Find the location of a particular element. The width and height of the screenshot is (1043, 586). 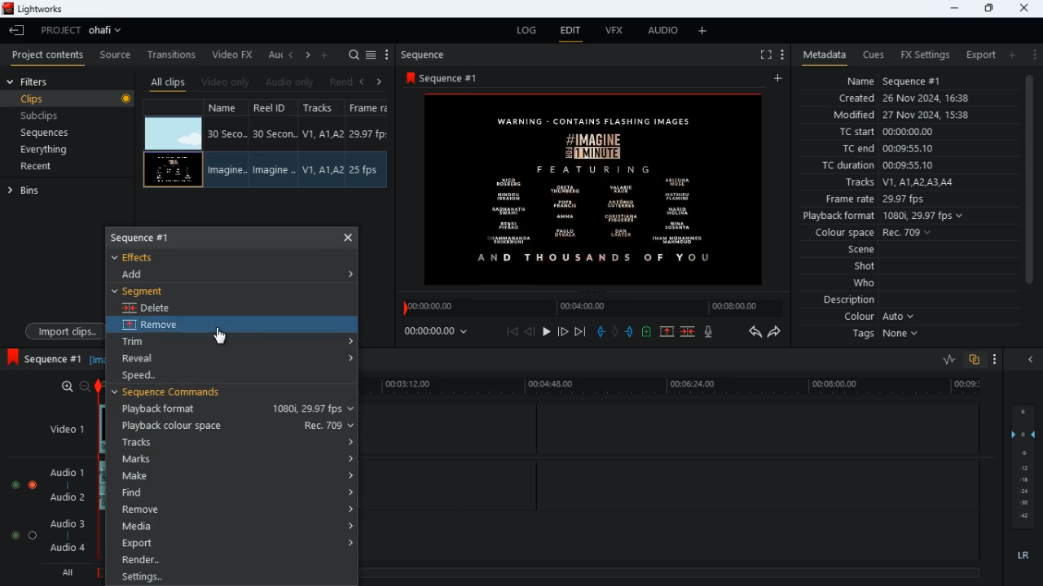

render is located at coordinates (235, 561).